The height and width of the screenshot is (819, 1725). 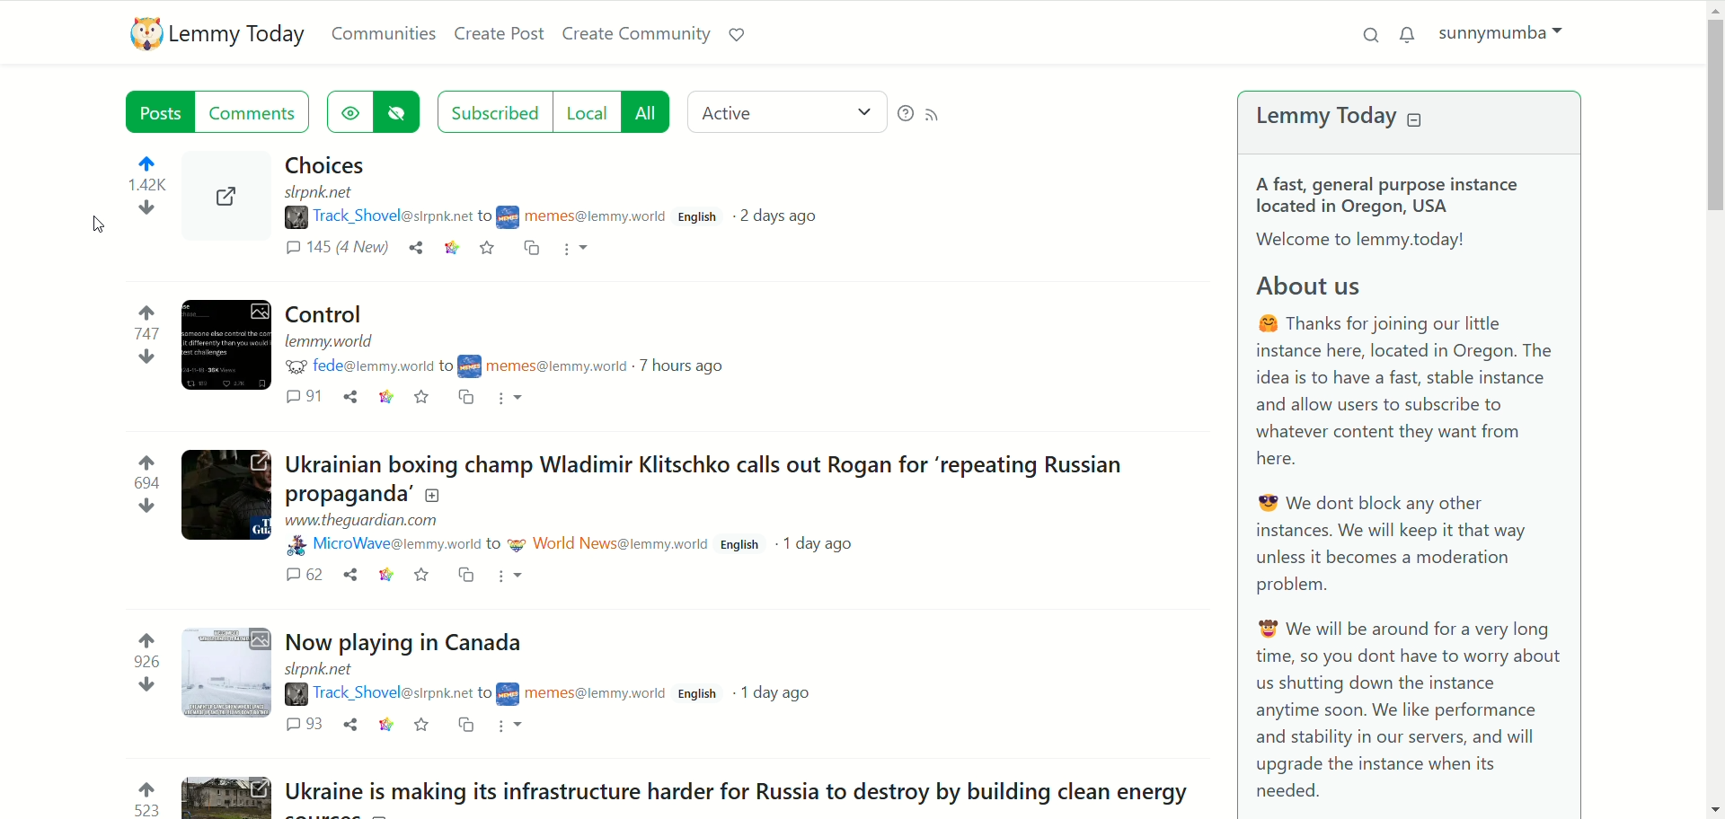 I want to click on URL, so click(x=328, y=193).